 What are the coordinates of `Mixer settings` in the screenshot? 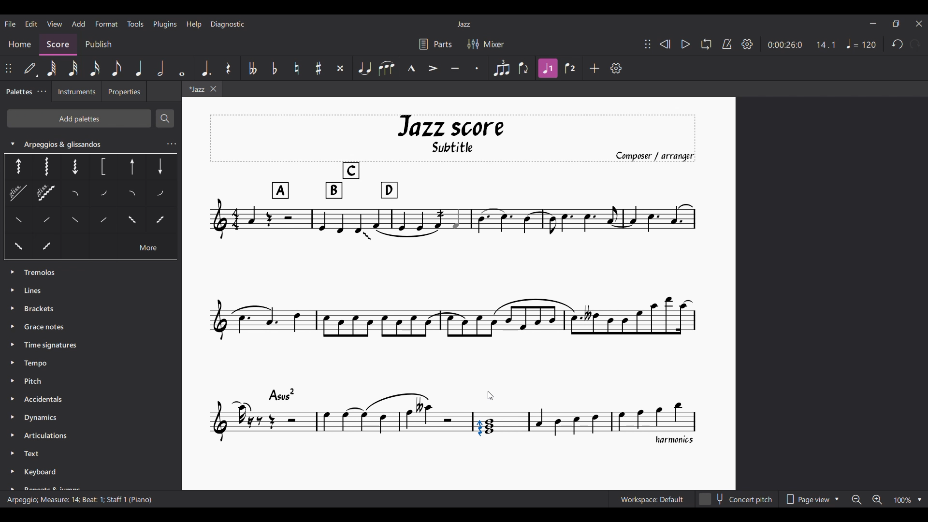 It's located at (486, 44).